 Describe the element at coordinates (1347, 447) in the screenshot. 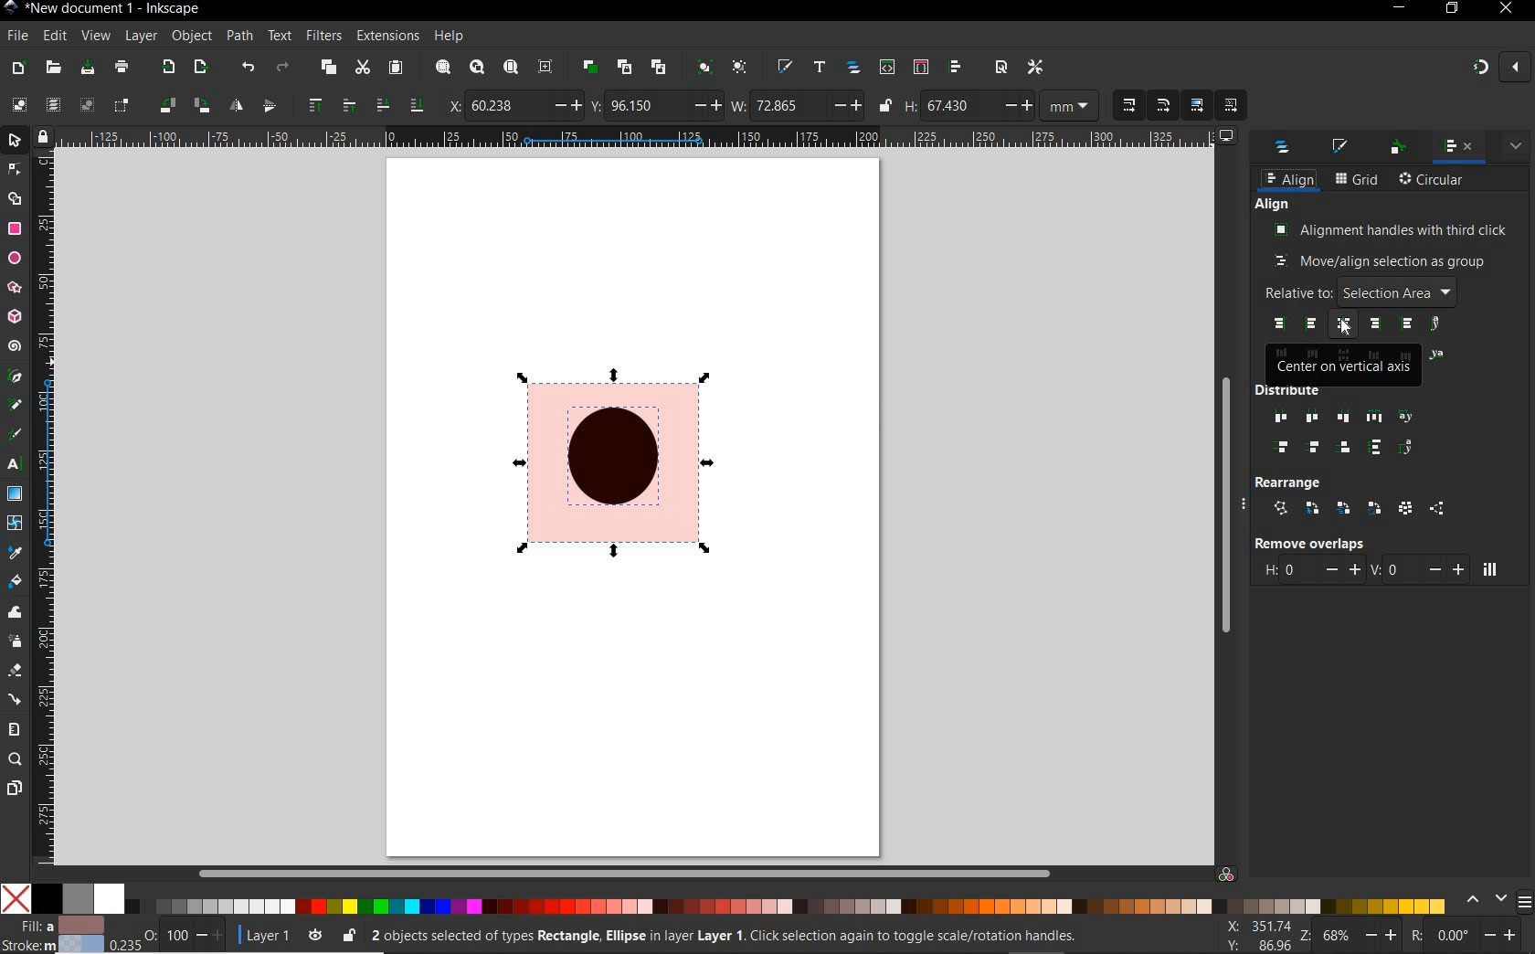

I see `EVEN BOTTOM EDGES` at that location.